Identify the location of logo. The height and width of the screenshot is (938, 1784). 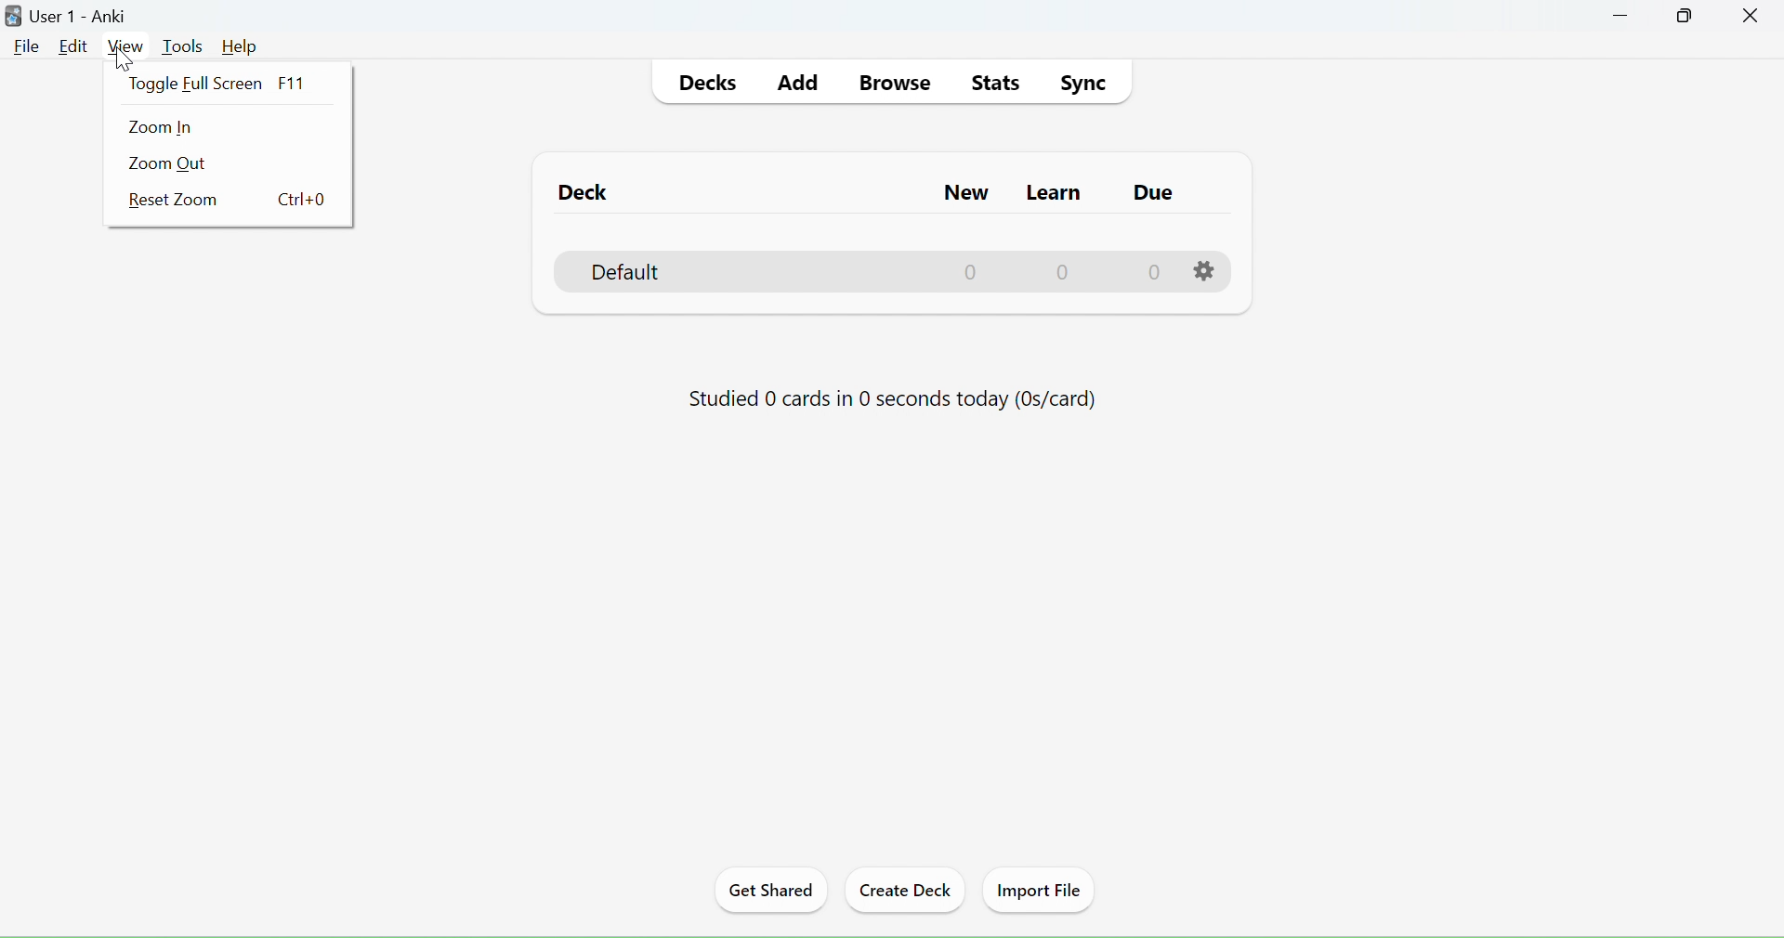
(14, 17).